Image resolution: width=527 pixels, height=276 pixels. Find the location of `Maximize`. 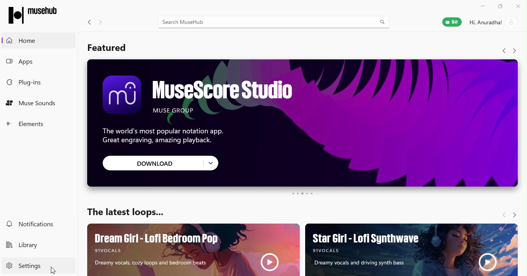

Maximize is located at coordinates (500, 7).